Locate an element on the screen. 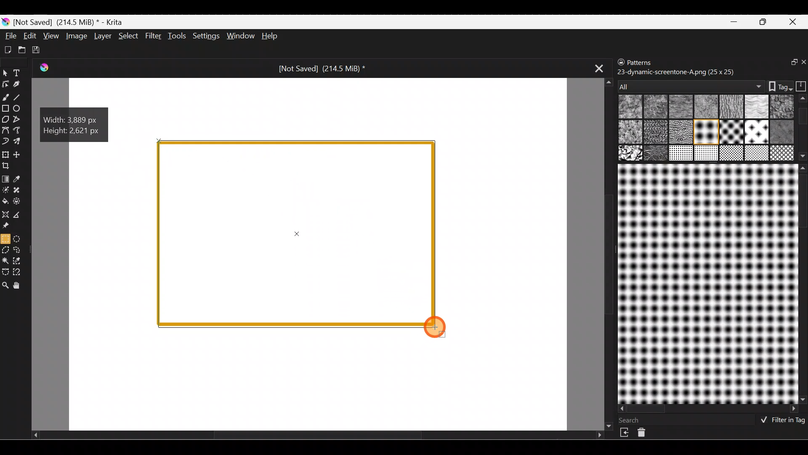 The height and width of the screenshot is (455, 808). Minimize is located at coordinates (735, 21).